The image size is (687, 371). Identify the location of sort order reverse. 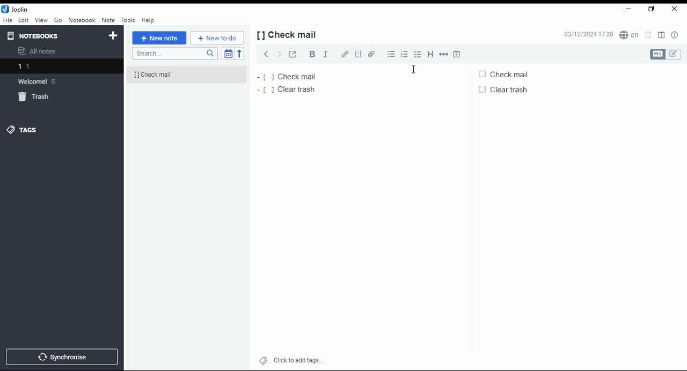
(239, 53).